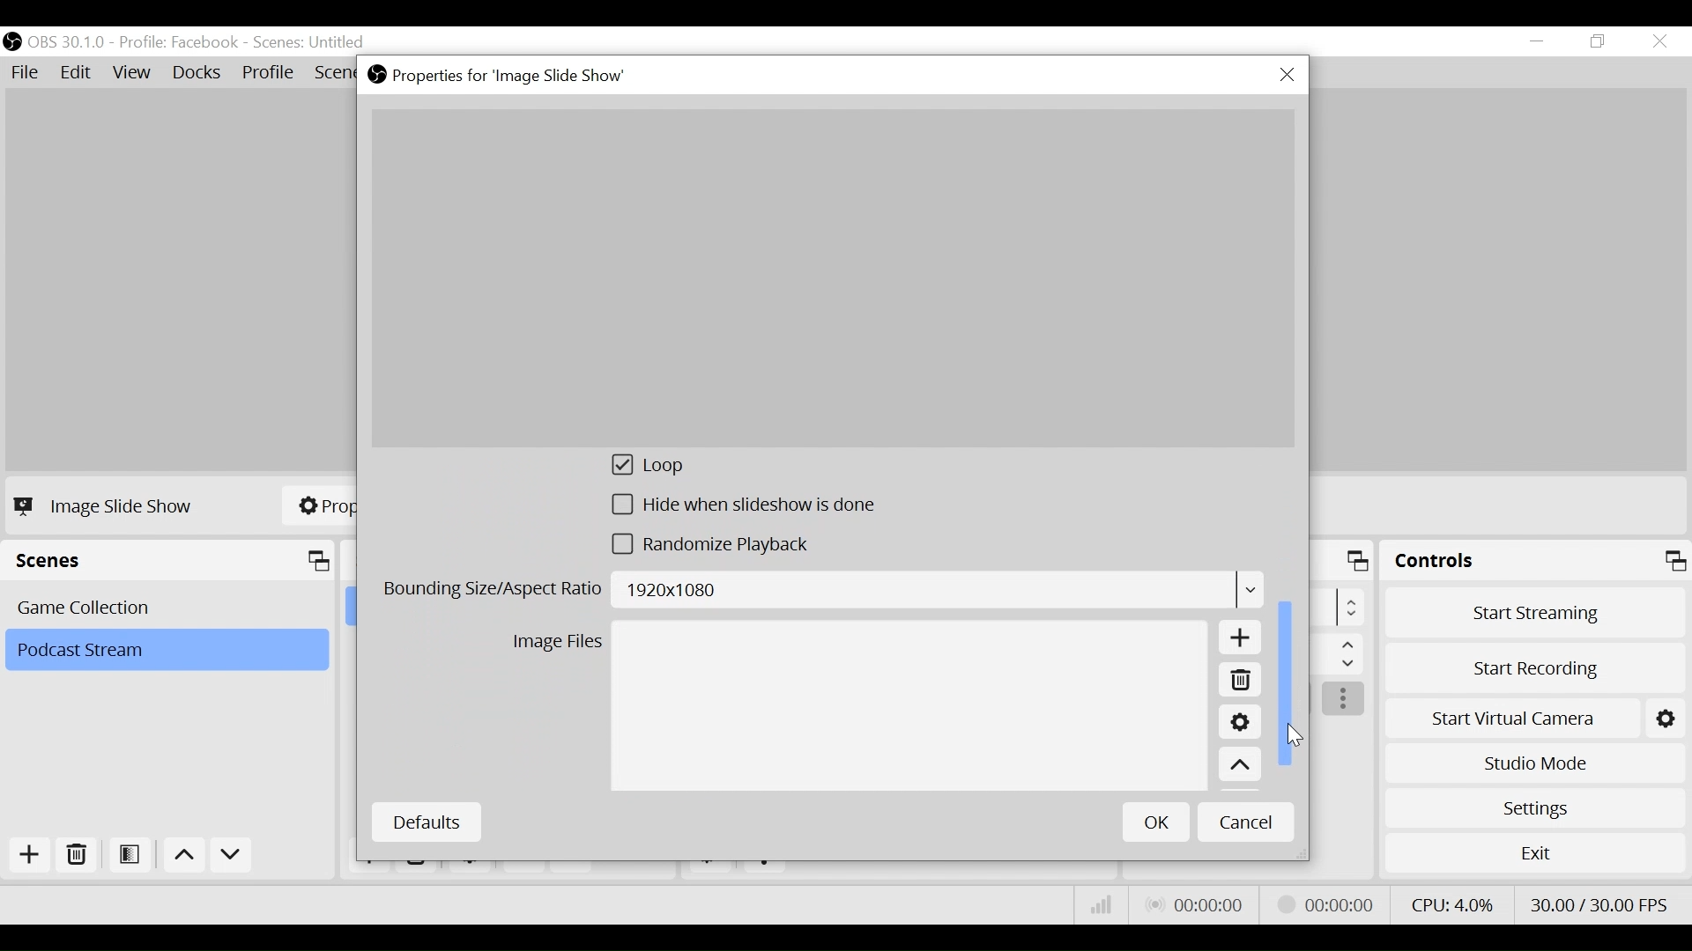 The image size is (1692, 951). What do you see at coordinates (78, 73) in the screenshot?
I see `Edit` at bounding box center [78, 73].